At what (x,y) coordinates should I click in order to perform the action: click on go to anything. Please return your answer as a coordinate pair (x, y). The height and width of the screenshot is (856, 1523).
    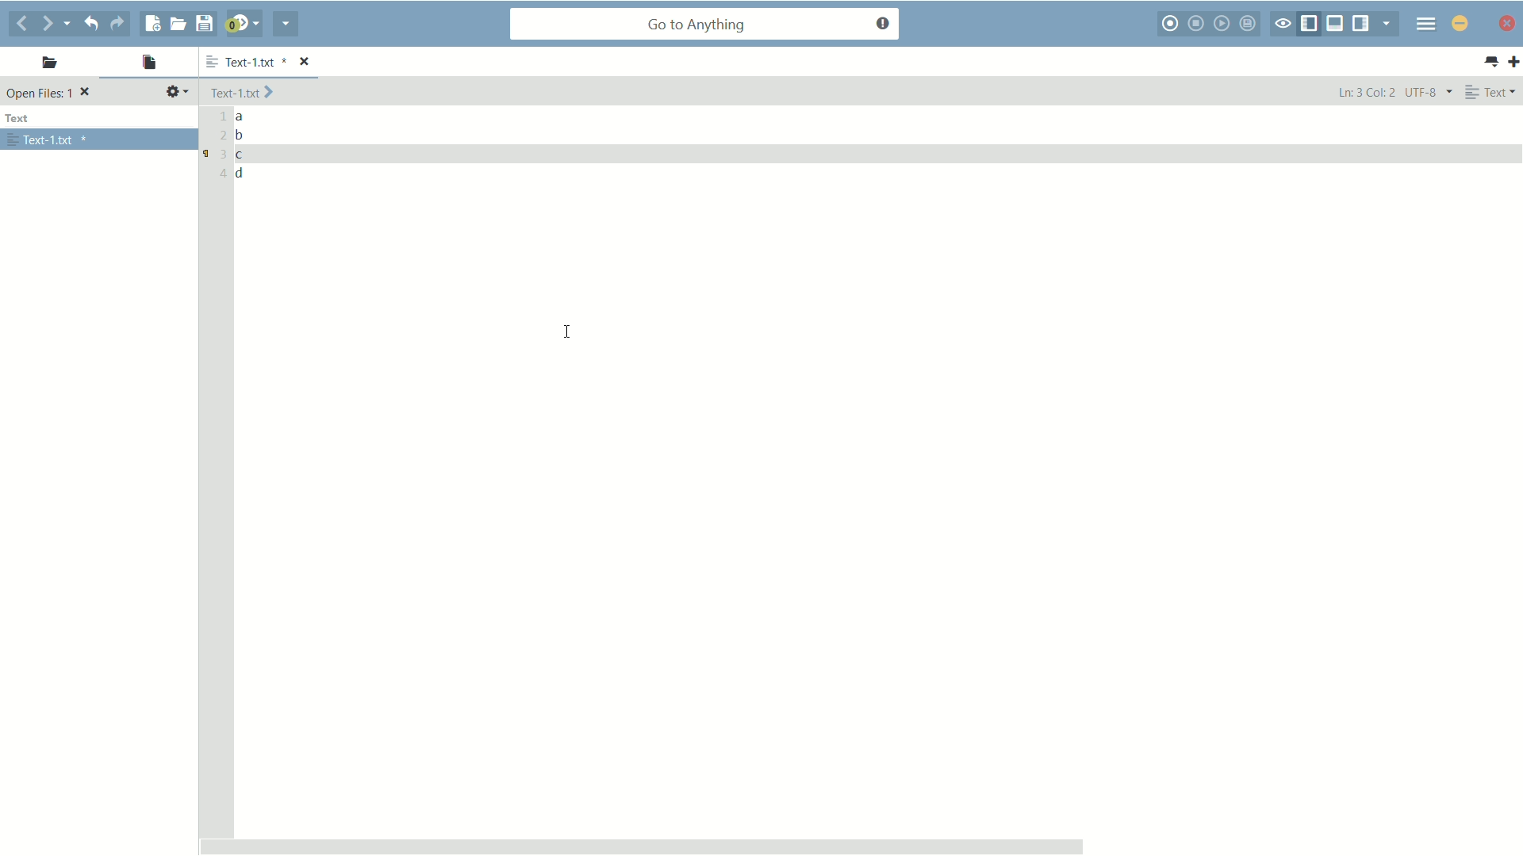
    Looking at the image, I should click on (707, 25).